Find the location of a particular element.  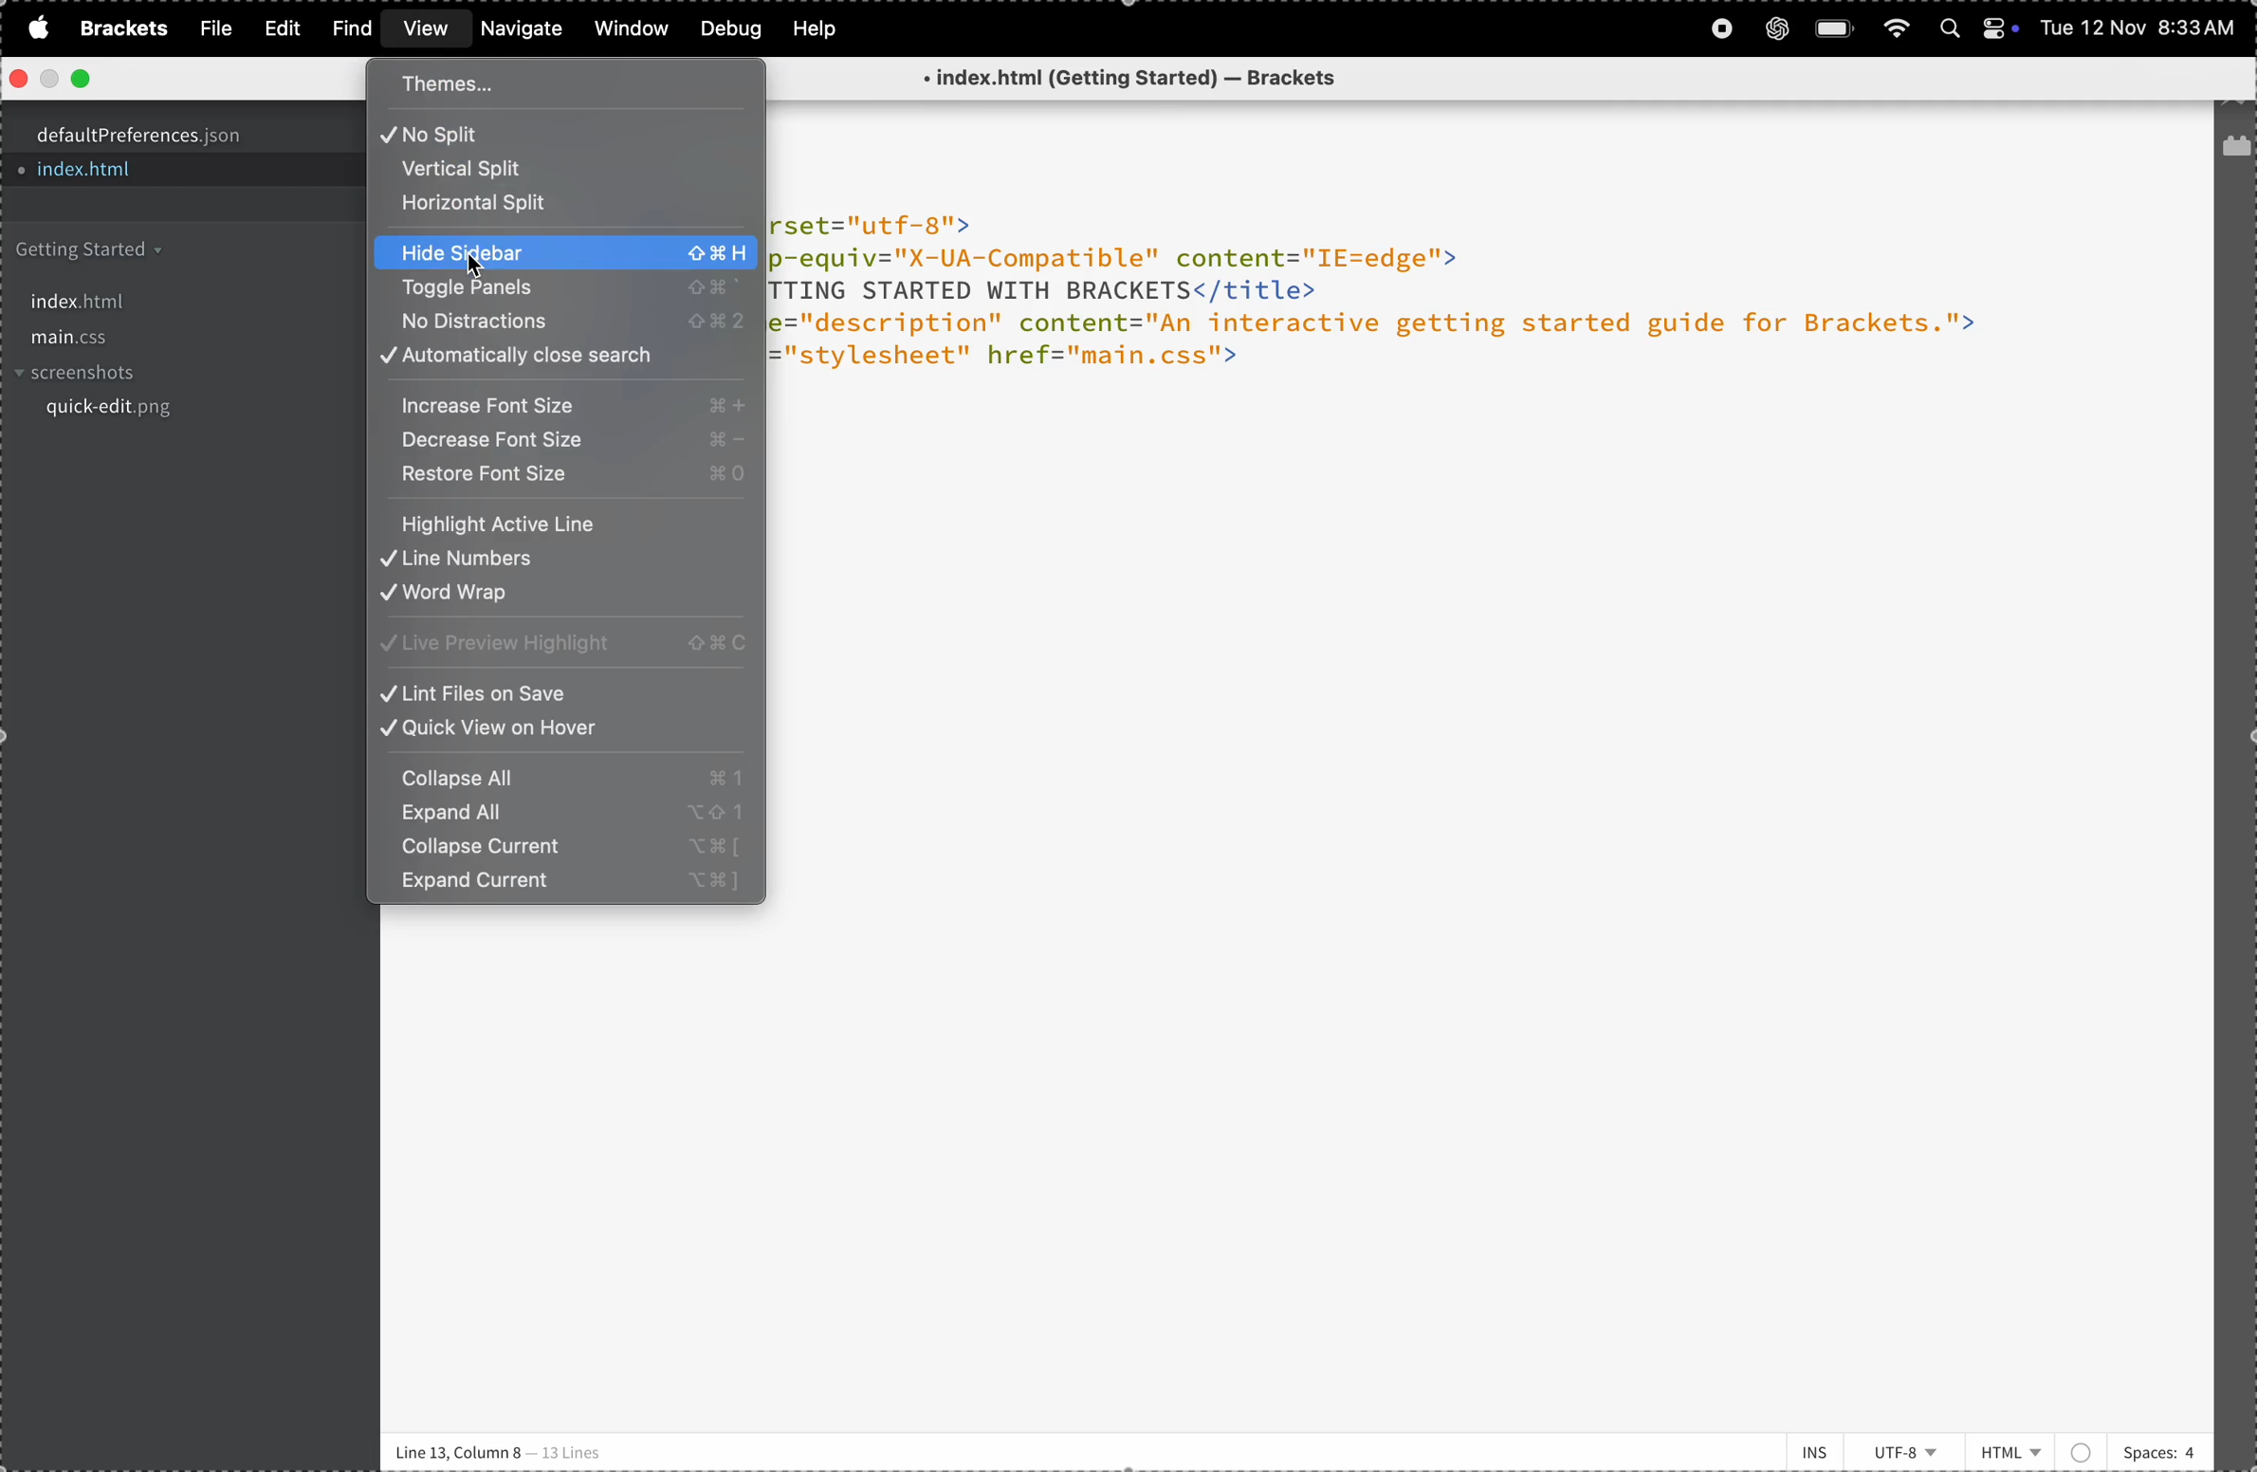

navigate is located at coordinates (523, 29).